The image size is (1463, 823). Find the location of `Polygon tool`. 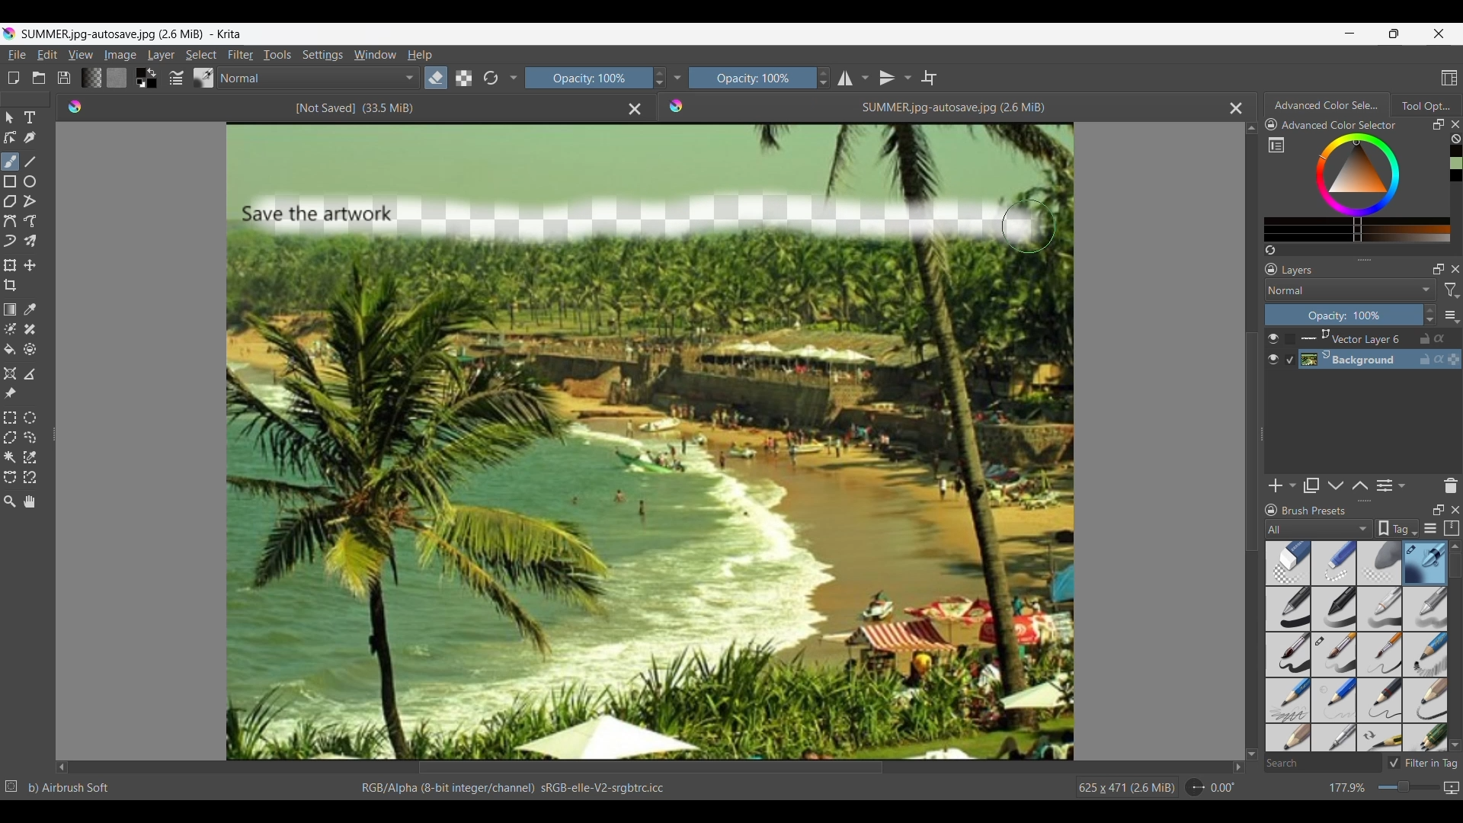

Polygon tool is located at coordinates (11, 201).